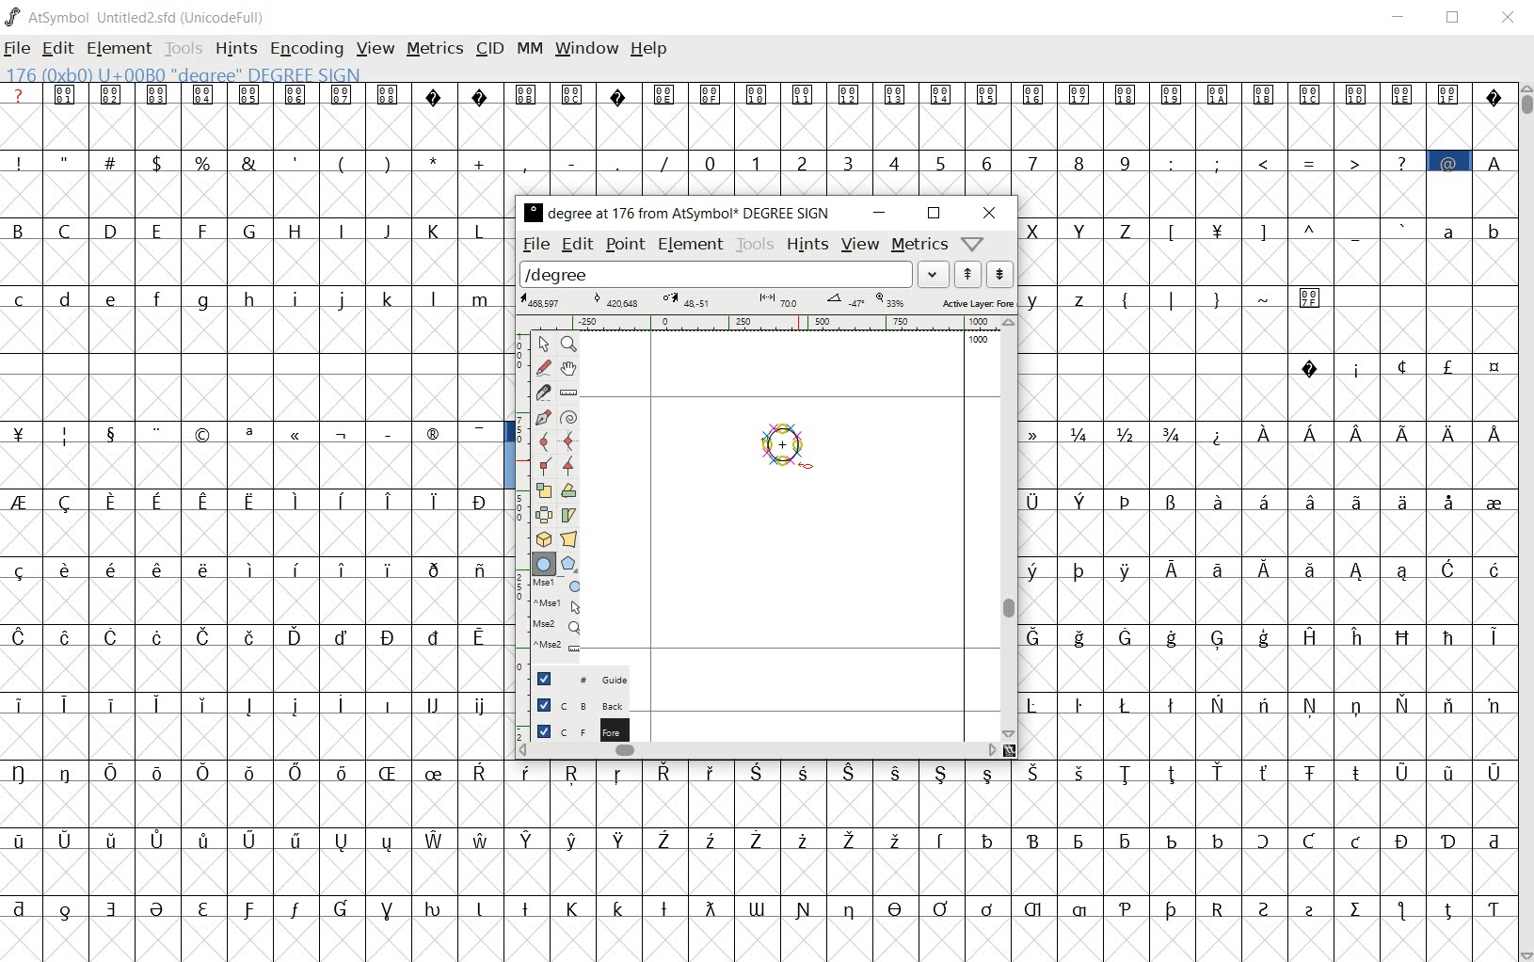 The width and height of the screenshot is (1534, 962). What do you see at coordinates (1222, 297) in the screenshot?
I see `symbols` at bounding box center [1222, 297].